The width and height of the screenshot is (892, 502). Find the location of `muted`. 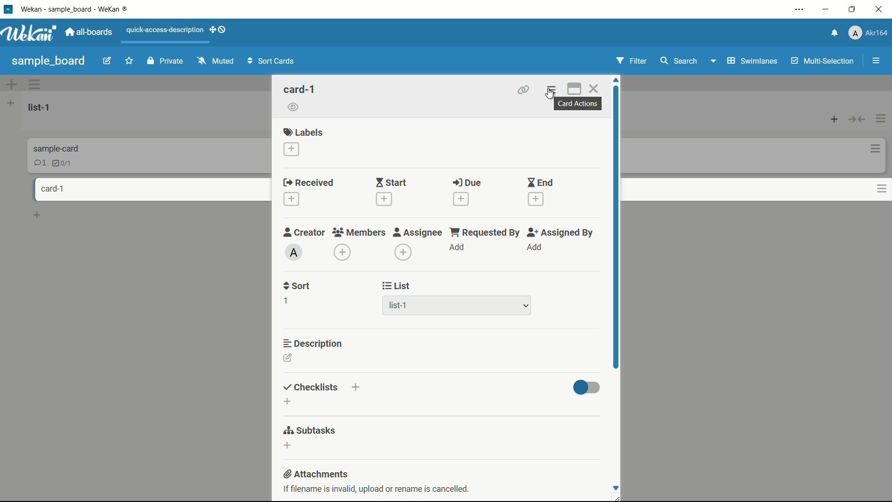

muted is located at coordinates (215, 63).